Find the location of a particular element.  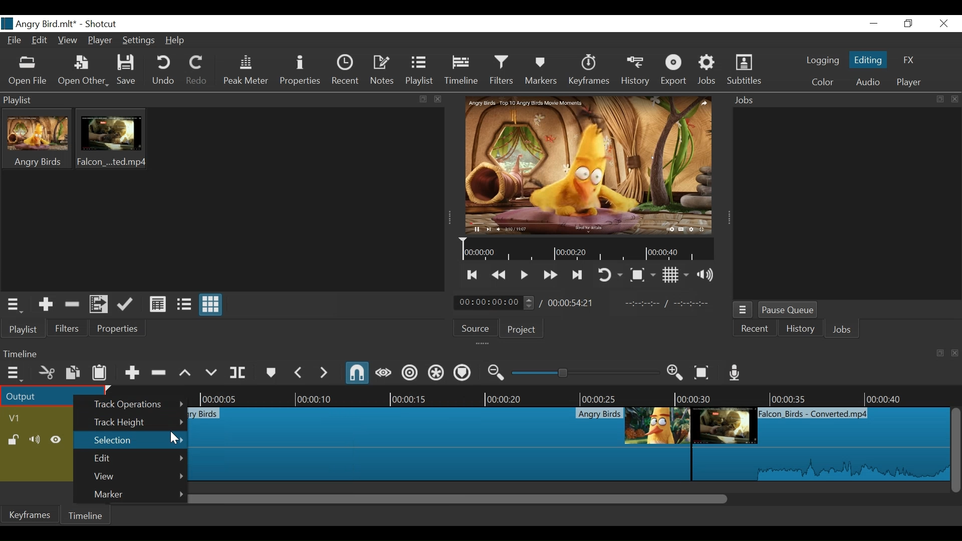

View as icon is located at coordinates (210, 305).